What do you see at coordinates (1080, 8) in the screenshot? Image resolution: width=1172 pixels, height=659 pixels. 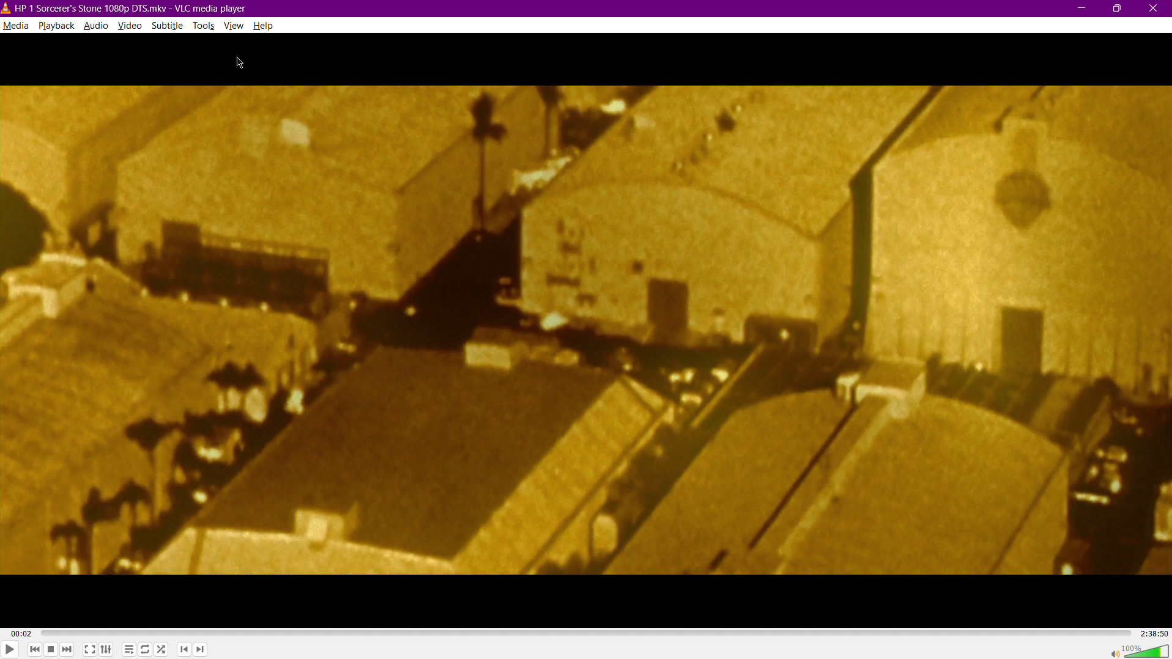 I see `Minimize` at bounding box center [1080, 8].